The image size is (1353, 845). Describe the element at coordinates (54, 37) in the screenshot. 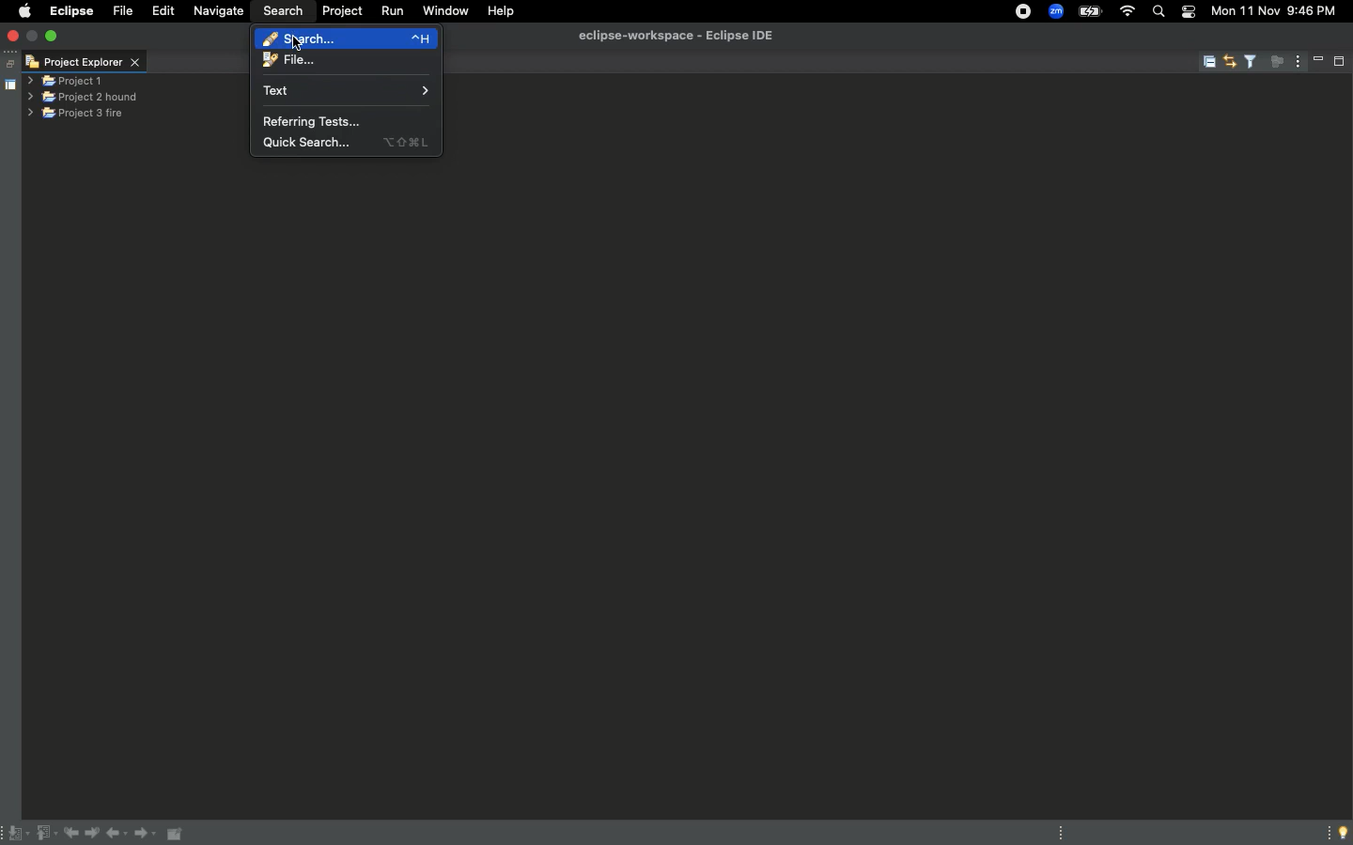

I see `Maximize` at that location.